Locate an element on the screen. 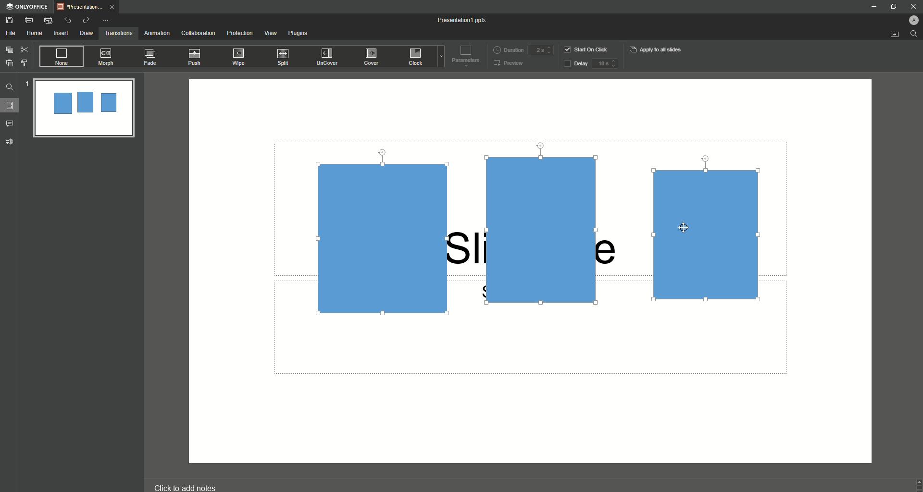  Click is located at coordinates (417, 58).